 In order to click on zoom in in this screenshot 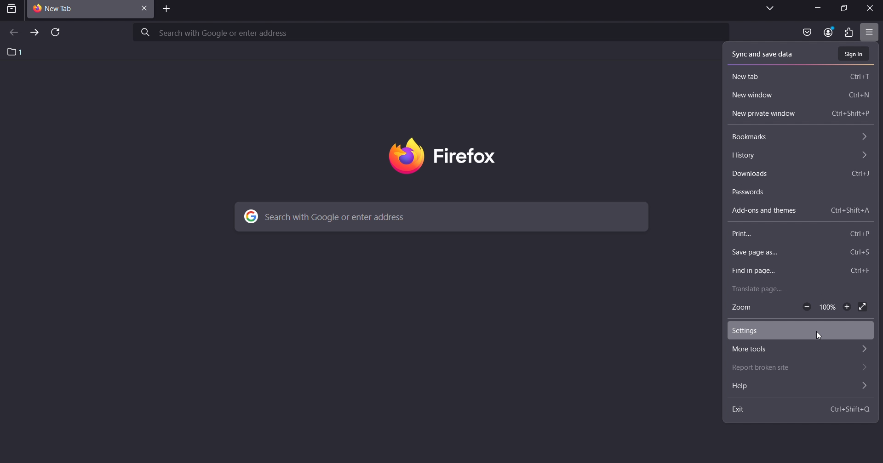, I will do `click(849, 308)`.